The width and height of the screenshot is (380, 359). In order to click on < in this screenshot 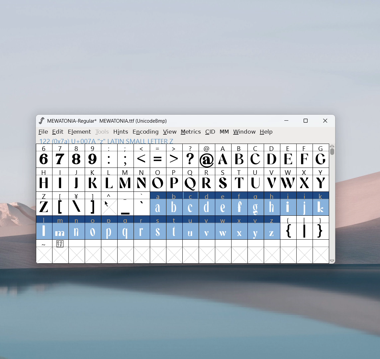, I will do `click(142, 156)`.